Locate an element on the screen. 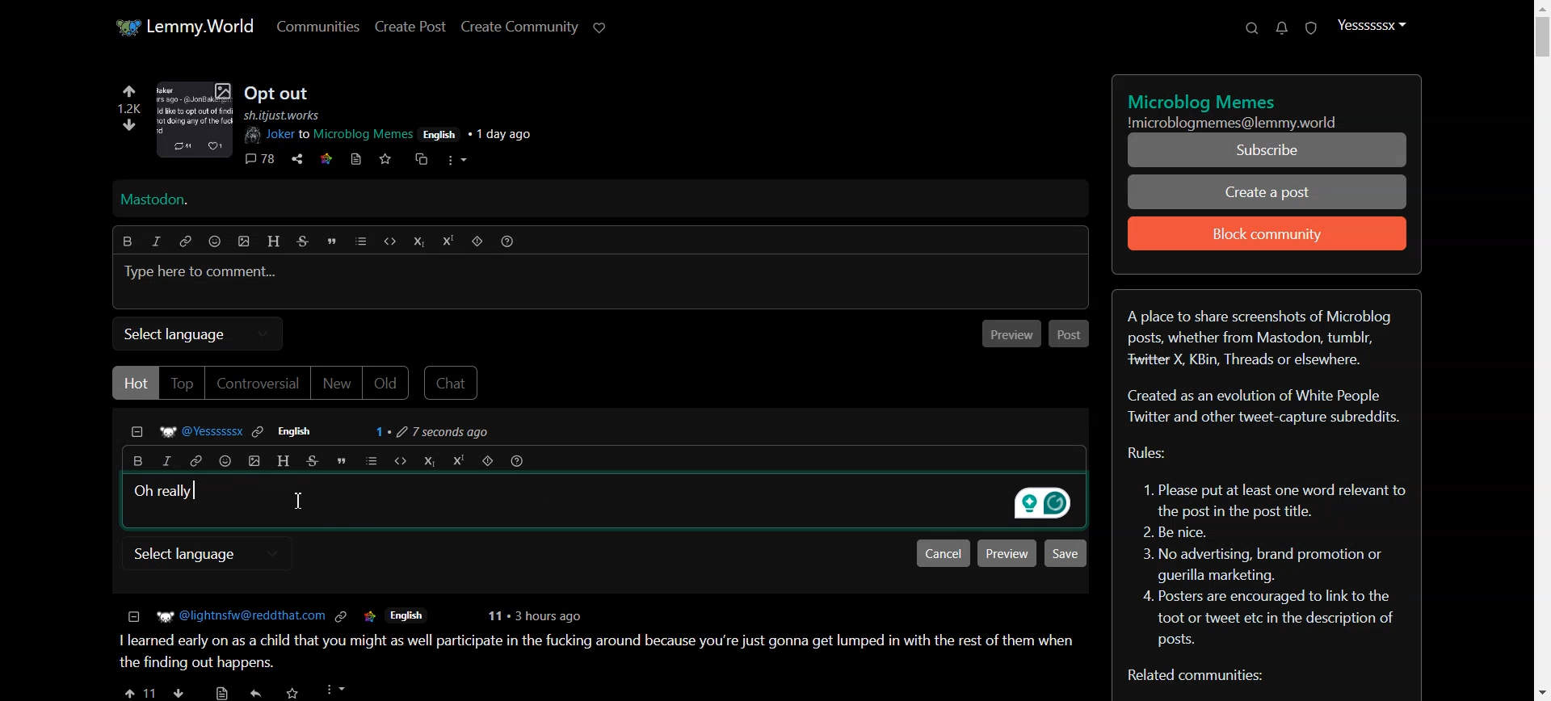  Emoji is located at coordinates (216, 241).